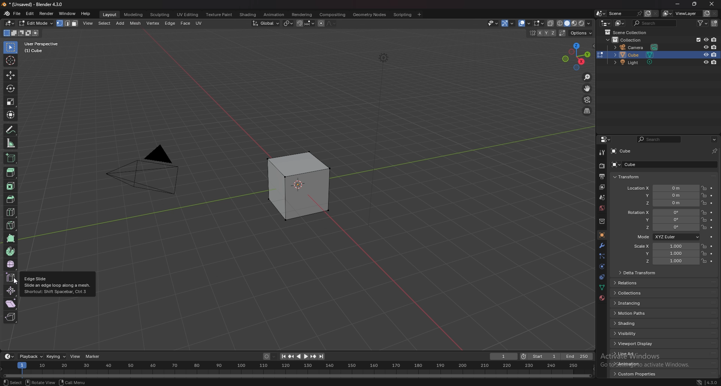 The width and height of the screenshot is (721, 386). I want to click on animation, so click(275, 14).